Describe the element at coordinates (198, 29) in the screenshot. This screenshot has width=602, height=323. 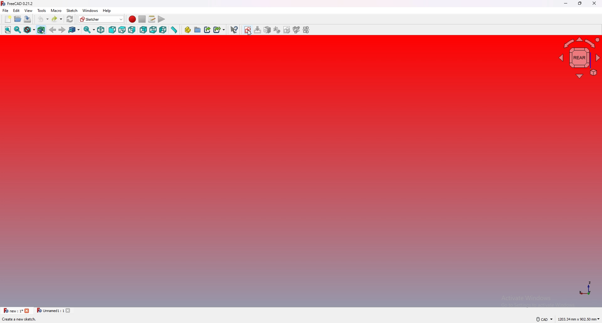
I see `create group` at that location.